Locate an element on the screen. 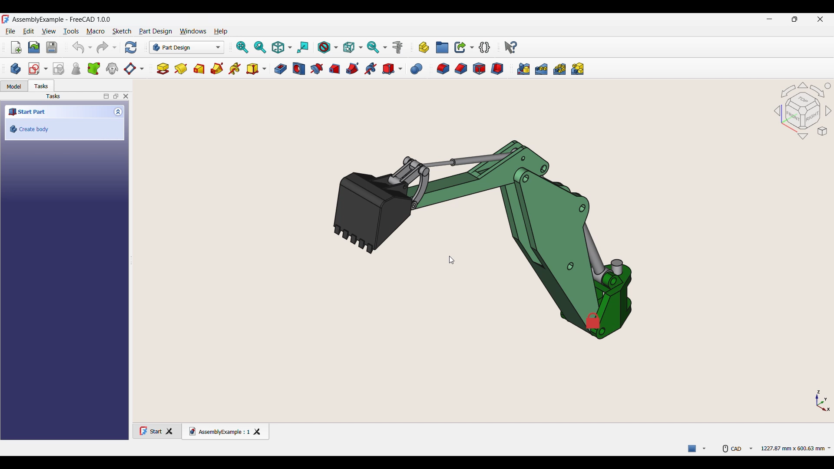  Sync view options is located at coordinates (377, 47).